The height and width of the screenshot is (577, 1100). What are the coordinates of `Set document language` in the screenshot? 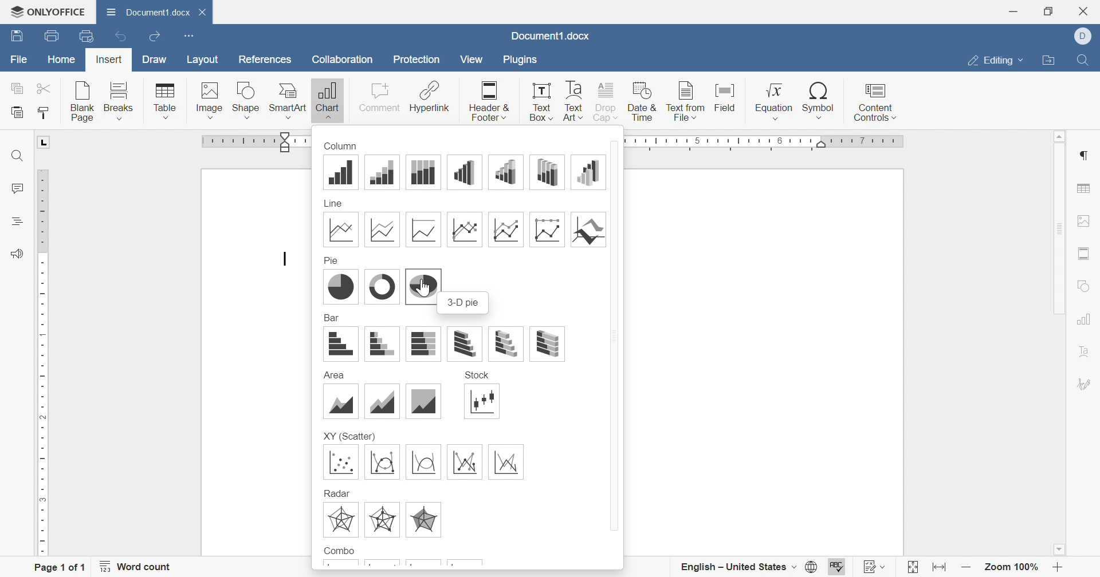 It's located at (812, 566).